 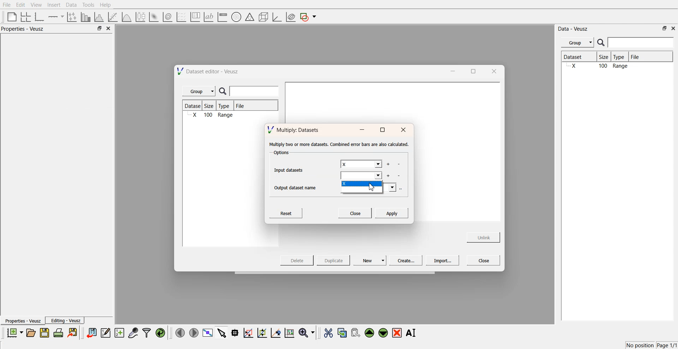 What do you see at coordinates (382, 130) in the screenshot?
I see `maximise` at bounding box center [382, 130].